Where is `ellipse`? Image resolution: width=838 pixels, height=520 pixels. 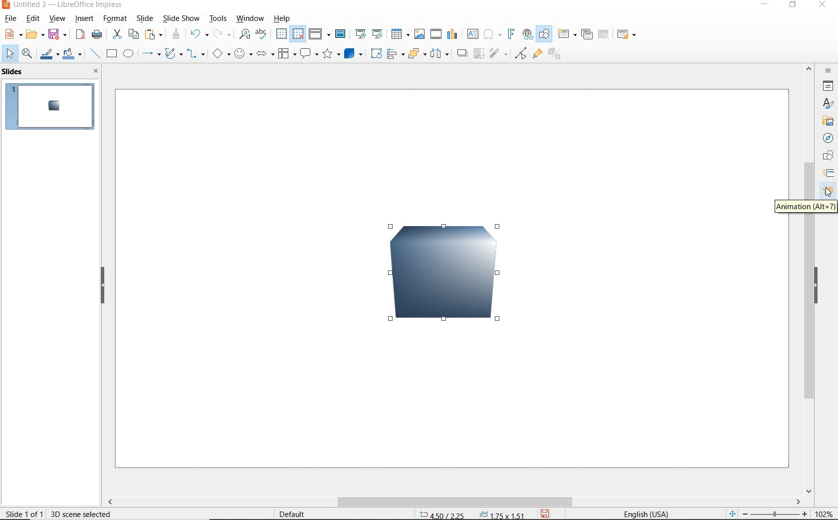 ellipse is located at coordinates (128, 54).